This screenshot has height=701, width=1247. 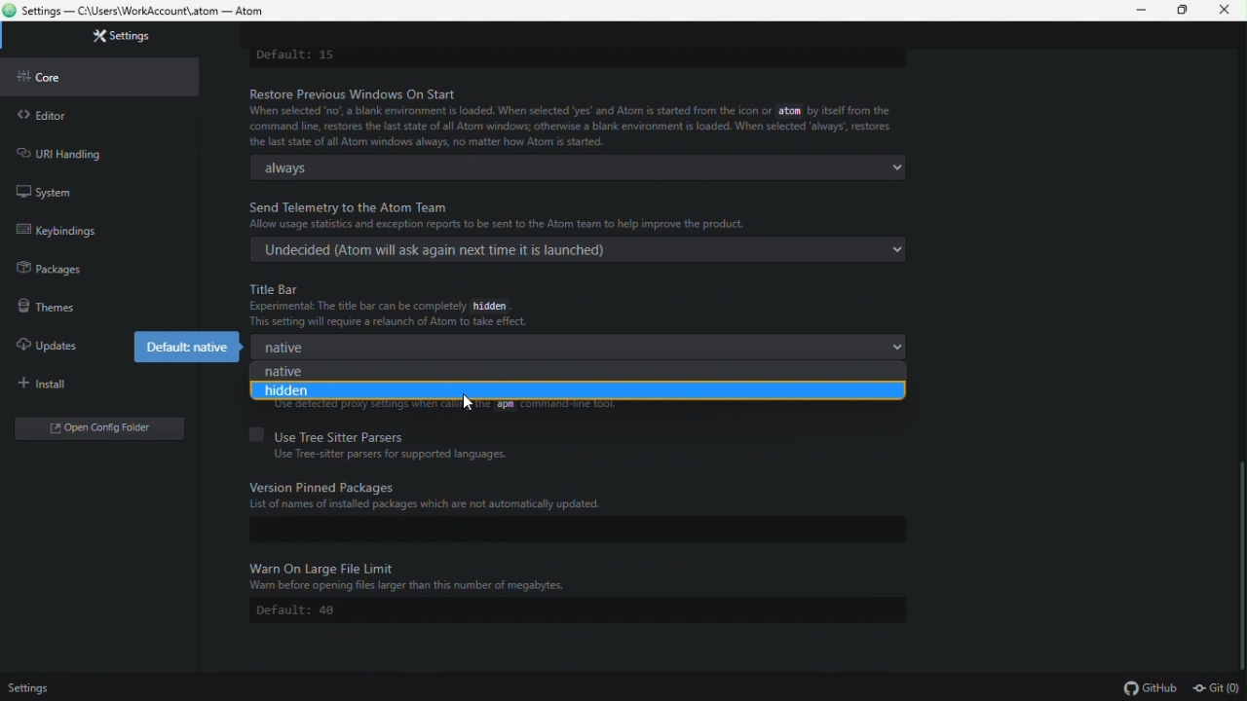 What do you see at coordinates (581, 347) in the screenshot?
I see `native` at bounding box center [581, 347].